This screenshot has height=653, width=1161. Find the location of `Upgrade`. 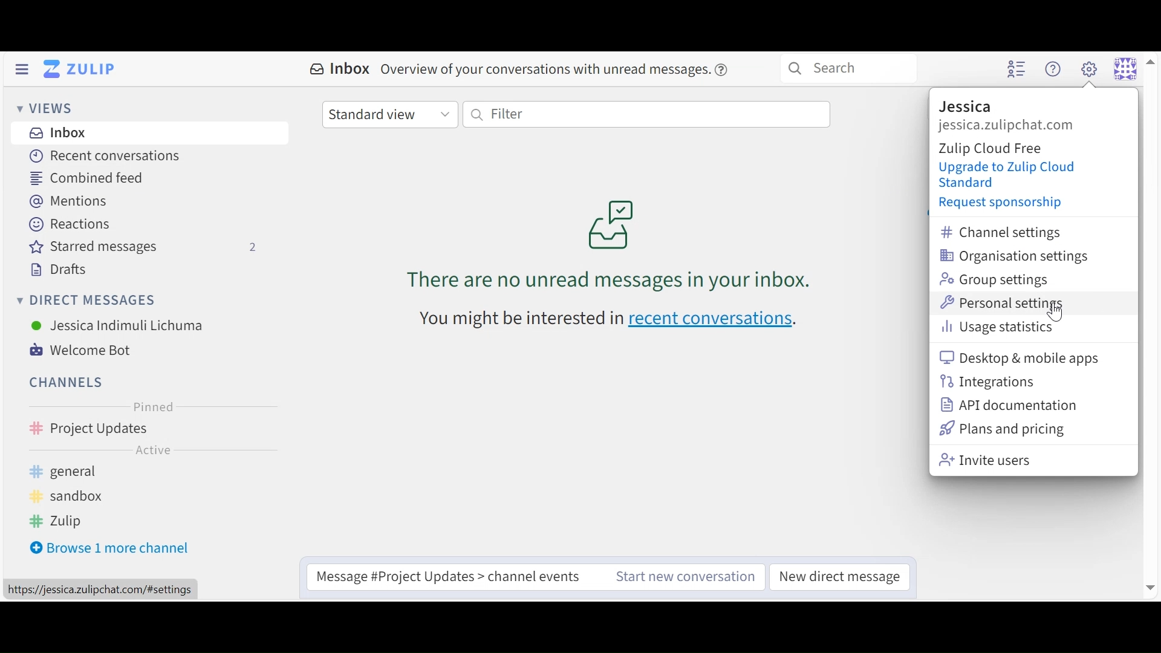

Upgrade is located at coordinates (1010, 169).